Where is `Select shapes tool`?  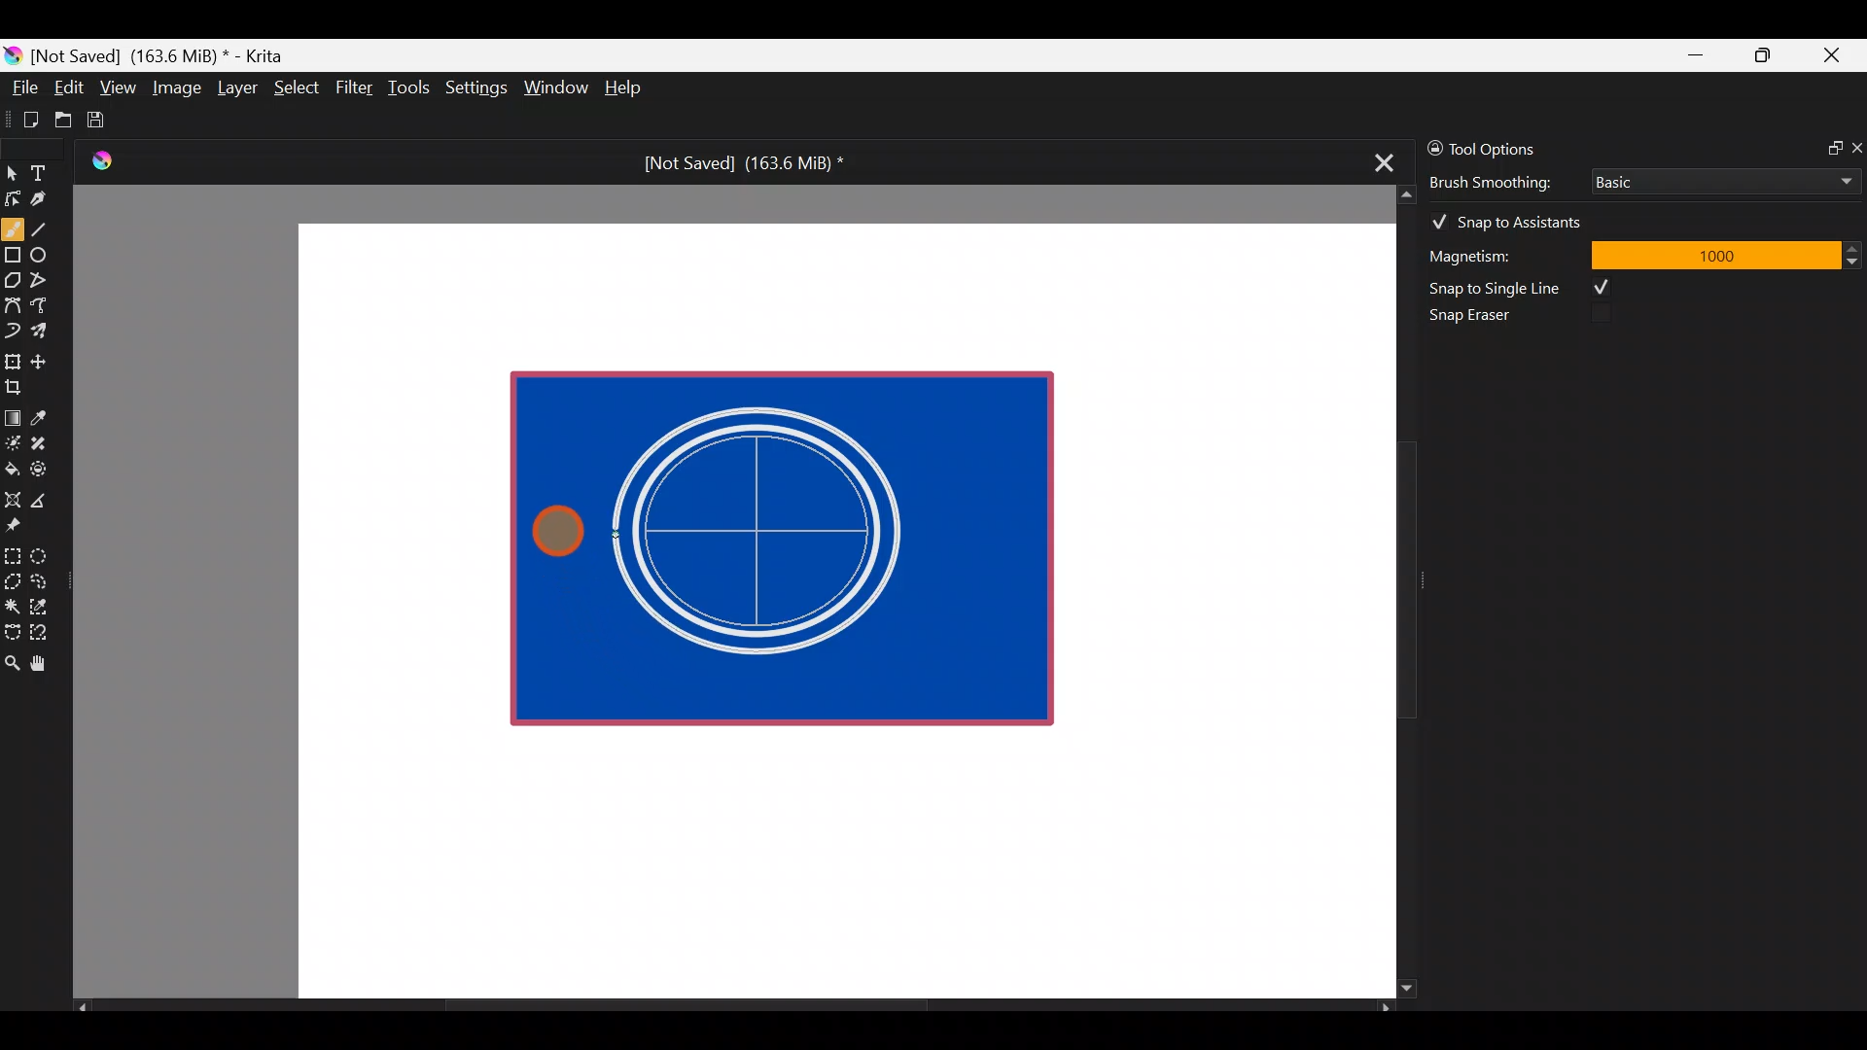 Select shapes tool is located at coordinates (12, 175).